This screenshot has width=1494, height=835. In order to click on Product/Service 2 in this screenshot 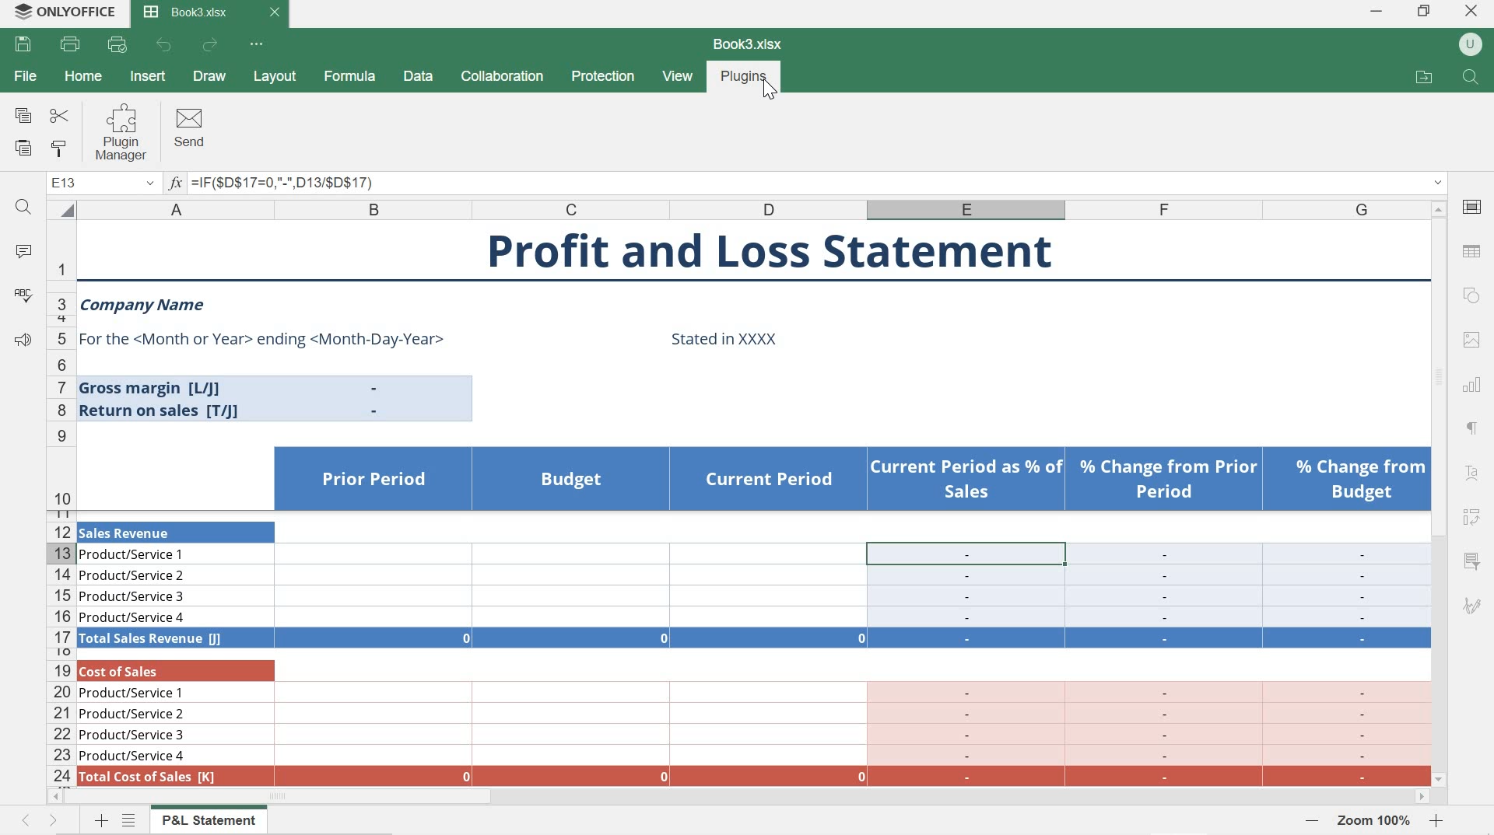, I will do `click(135, 577)`.